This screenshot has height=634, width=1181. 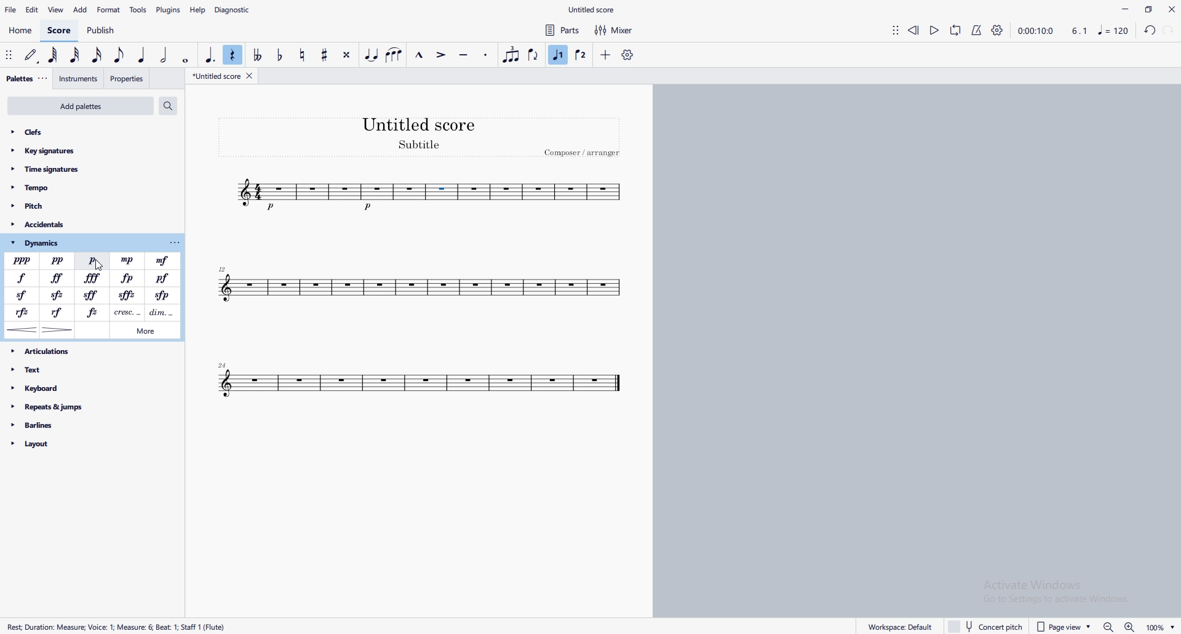 What do you see at coordinates (891, 622) in the screenshot?
I see `workplace default` at bounding box center [891, 622].